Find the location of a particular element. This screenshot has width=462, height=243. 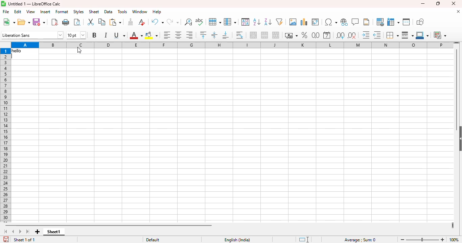

tools is located at coordinates (122, 12).